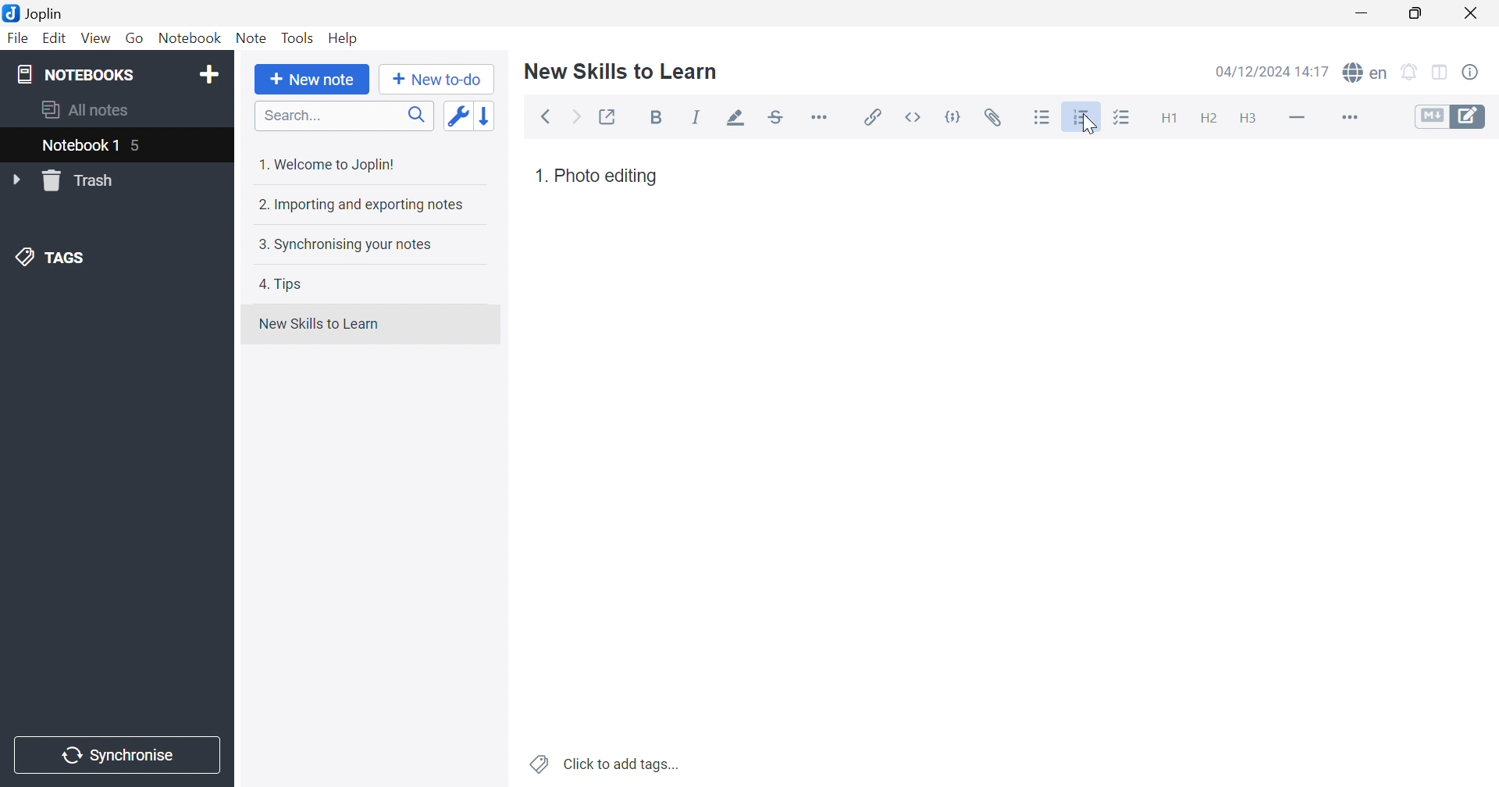 The height and width of the screenshot is (787, 1499). I want to click on Cursor, so click(1090, 126).